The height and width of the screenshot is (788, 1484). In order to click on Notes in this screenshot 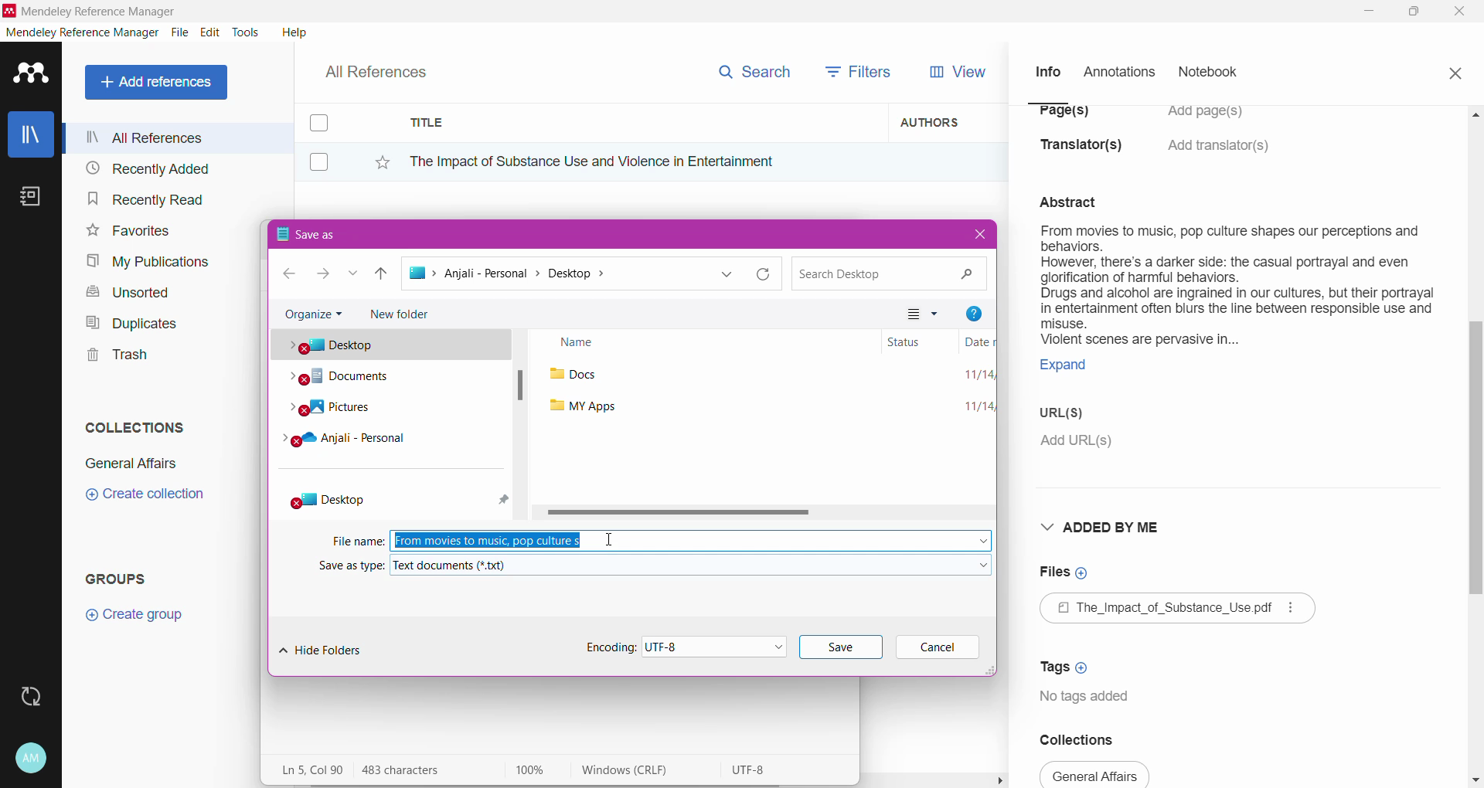, I will do `click(34, 198)`.